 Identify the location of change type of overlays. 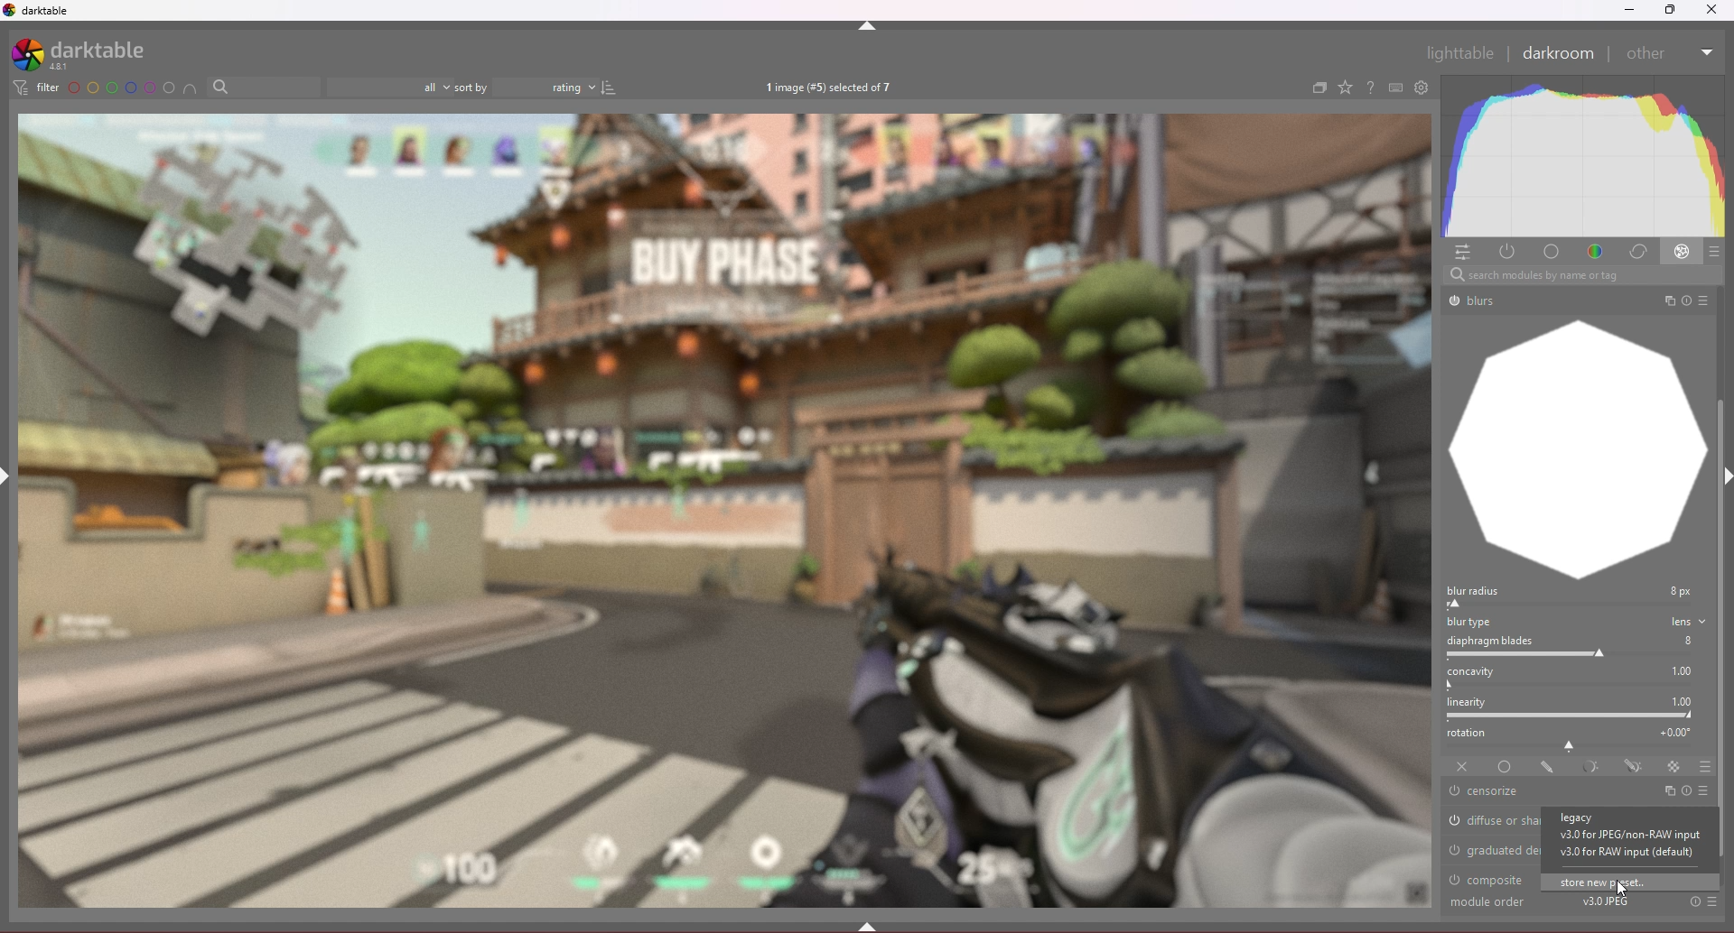
(1347, 87).